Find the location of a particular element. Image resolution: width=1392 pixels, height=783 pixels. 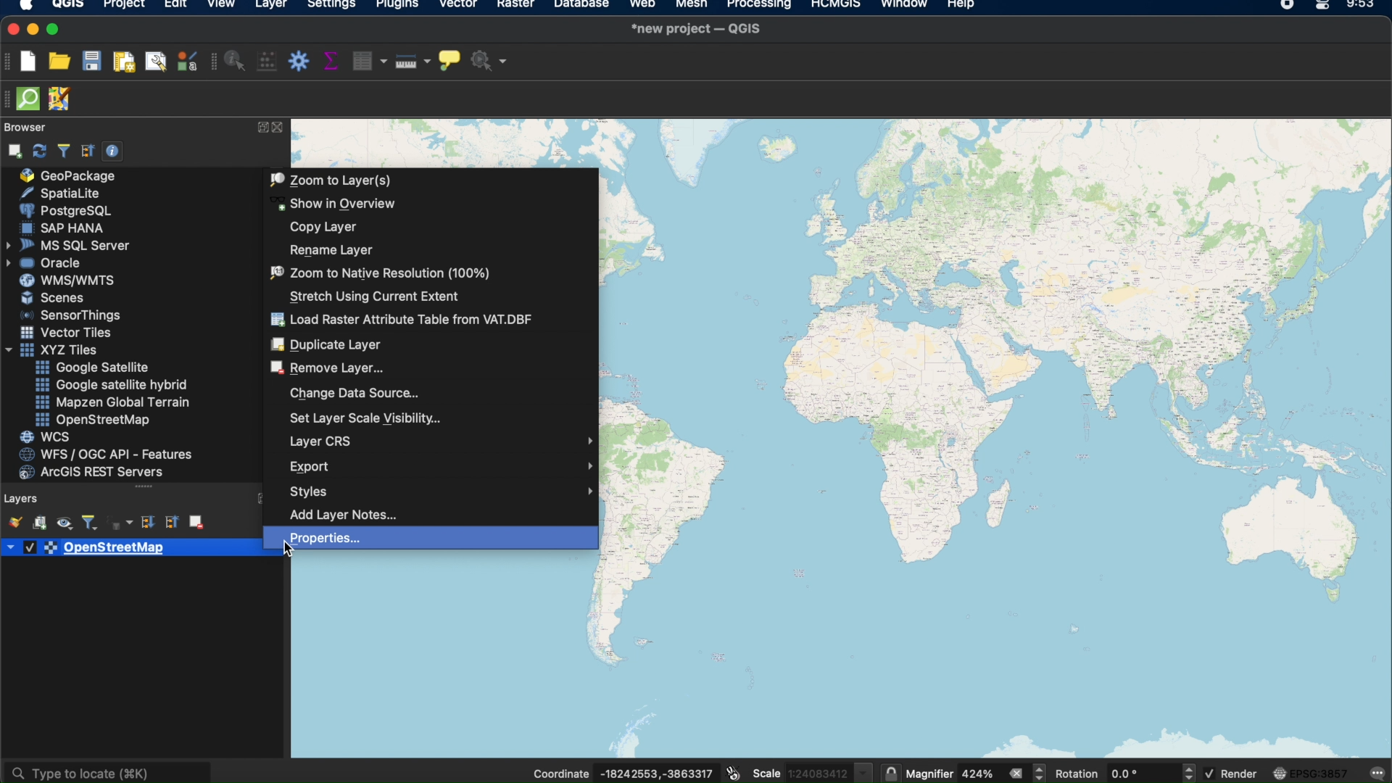

set layer scale visibility is located at coordinates (368, 418).